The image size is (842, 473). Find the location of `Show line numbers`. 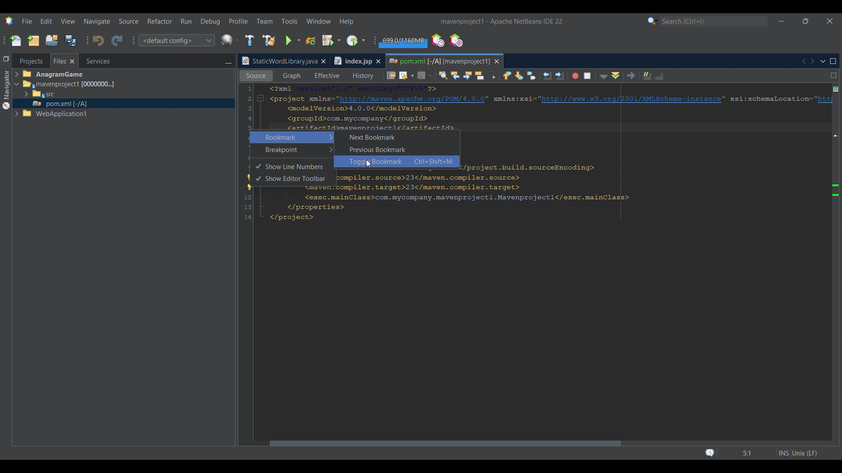

Show line numbers is located at coordinates (298, 167).